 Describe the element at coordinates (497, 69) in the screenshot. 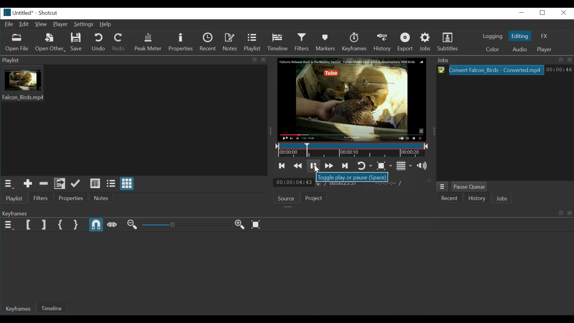

I see `Convert Falcon_Birds - Converted.mp4` at that location.